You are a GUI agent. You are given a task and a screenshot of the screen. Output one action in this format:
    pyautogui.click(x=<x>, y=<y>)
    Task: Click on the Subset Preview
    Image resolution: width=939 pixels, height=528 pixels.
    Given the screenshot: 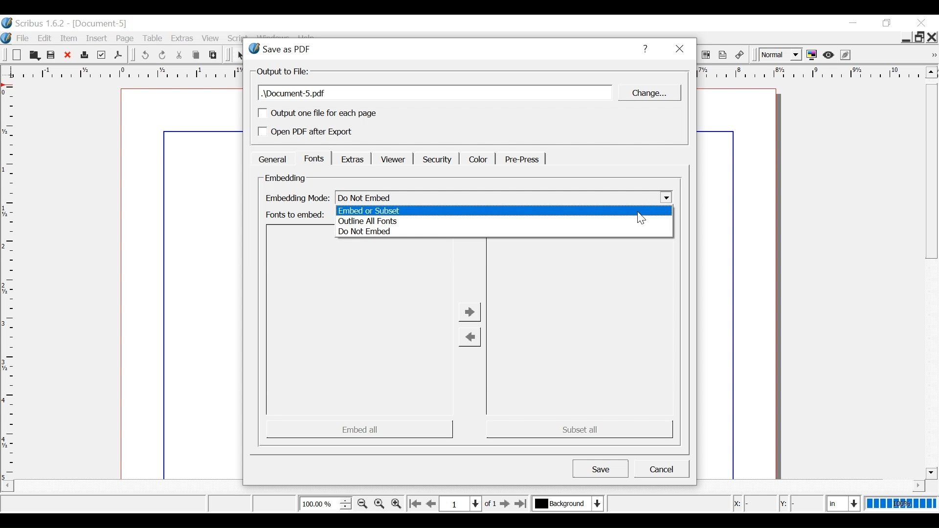 What is the action you would take?
    pyautogui.click(x=580, y=330)
    